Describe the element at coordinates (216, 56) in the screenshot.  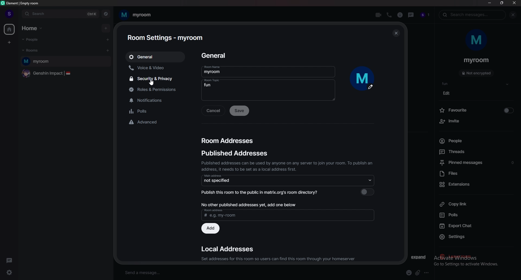
I see `general` at that location.